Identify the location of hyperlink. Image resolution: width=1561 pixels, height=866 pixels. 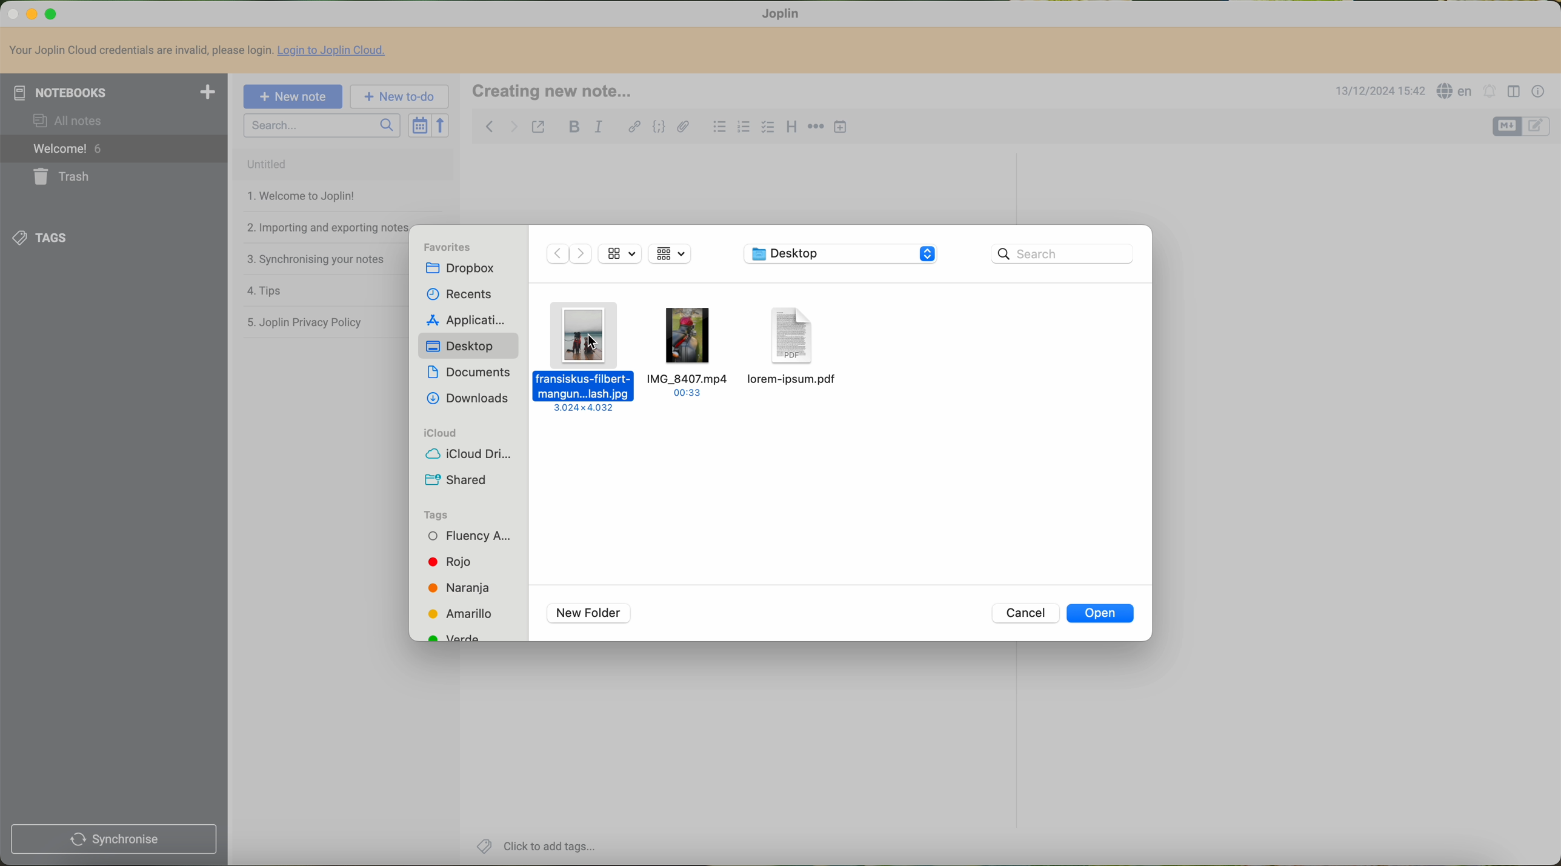
(634, 126).